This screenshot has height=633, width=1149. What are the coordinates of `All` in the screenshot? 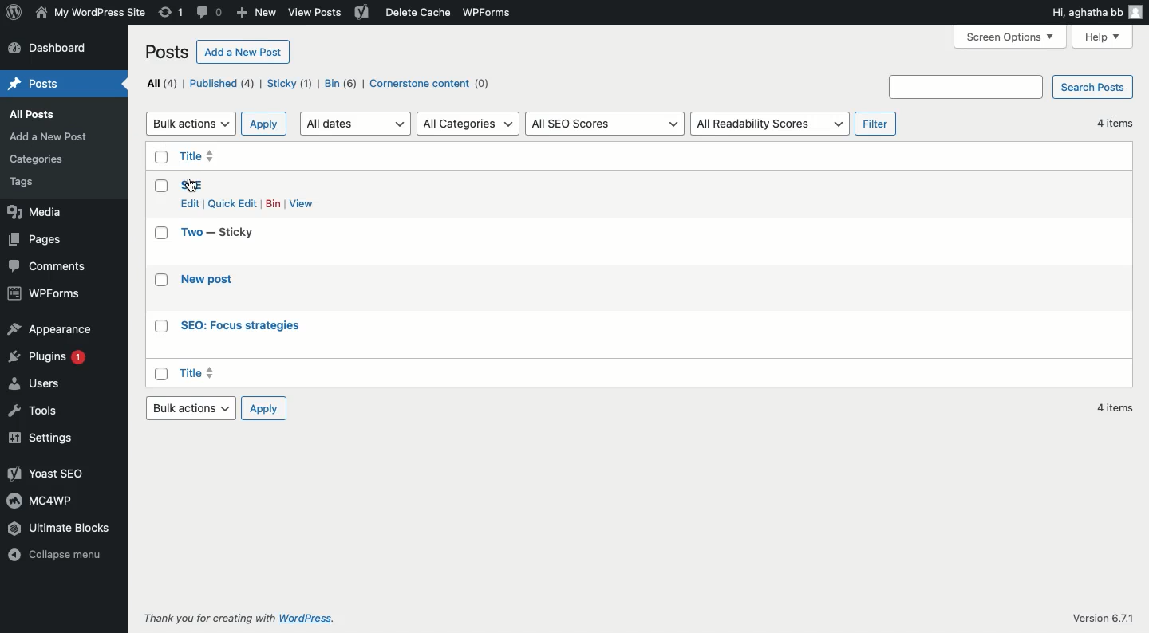 It's located at (161, 84).